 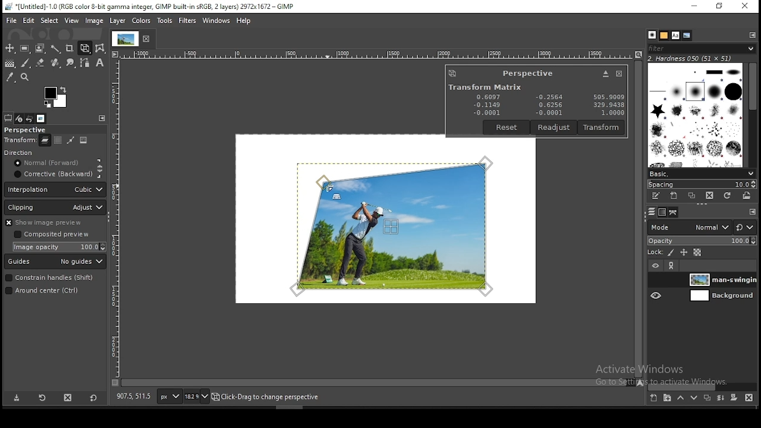 I want to click on -0.2564, so click(x=548, y=97).